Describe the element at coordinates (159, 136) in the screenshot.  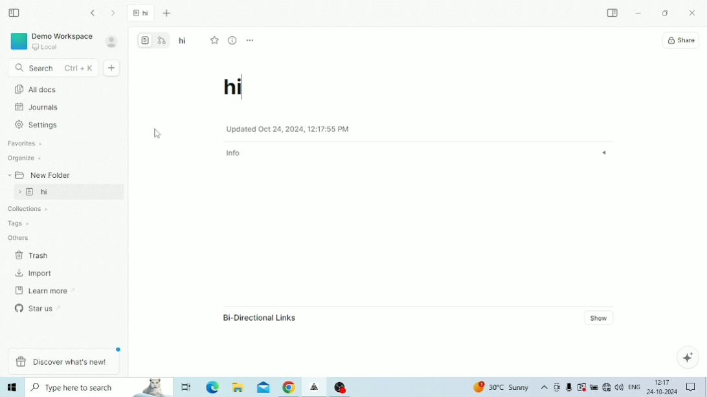
I see `Cursor` at that location.